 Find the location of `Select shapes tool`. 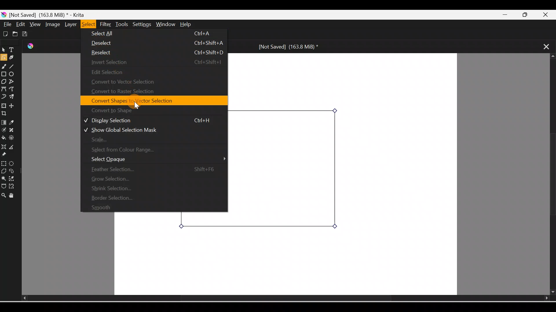

Select shapes tool is located at coordinates (3, 51).